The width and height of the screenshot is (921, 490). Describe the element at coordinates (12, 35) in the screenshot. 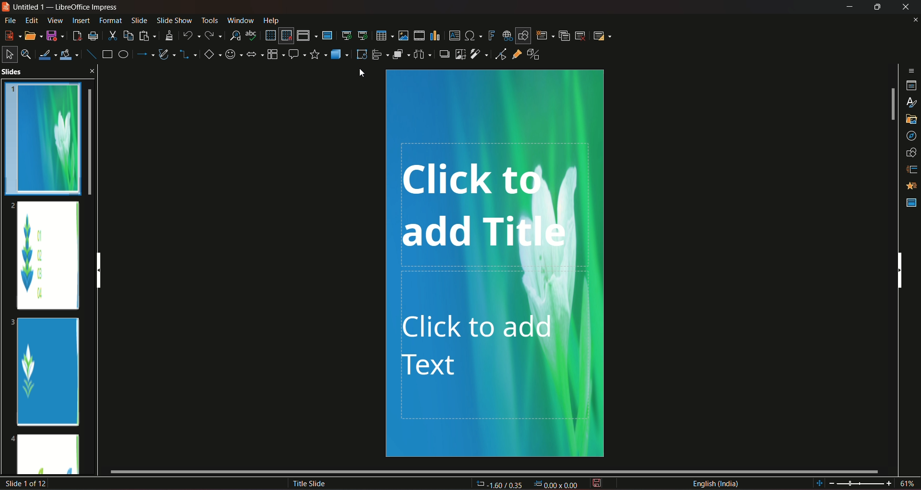

I see `new` at that location.